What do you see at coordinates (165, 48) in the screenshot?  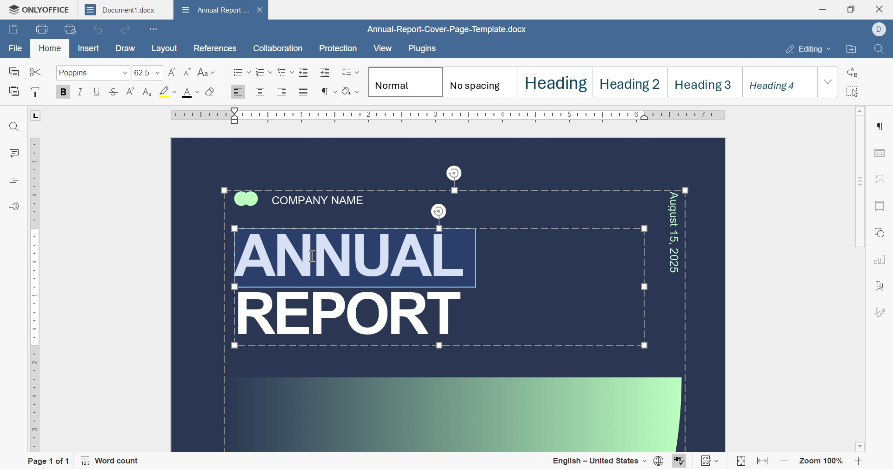 I see `layout` at bounding box center [165, 48].